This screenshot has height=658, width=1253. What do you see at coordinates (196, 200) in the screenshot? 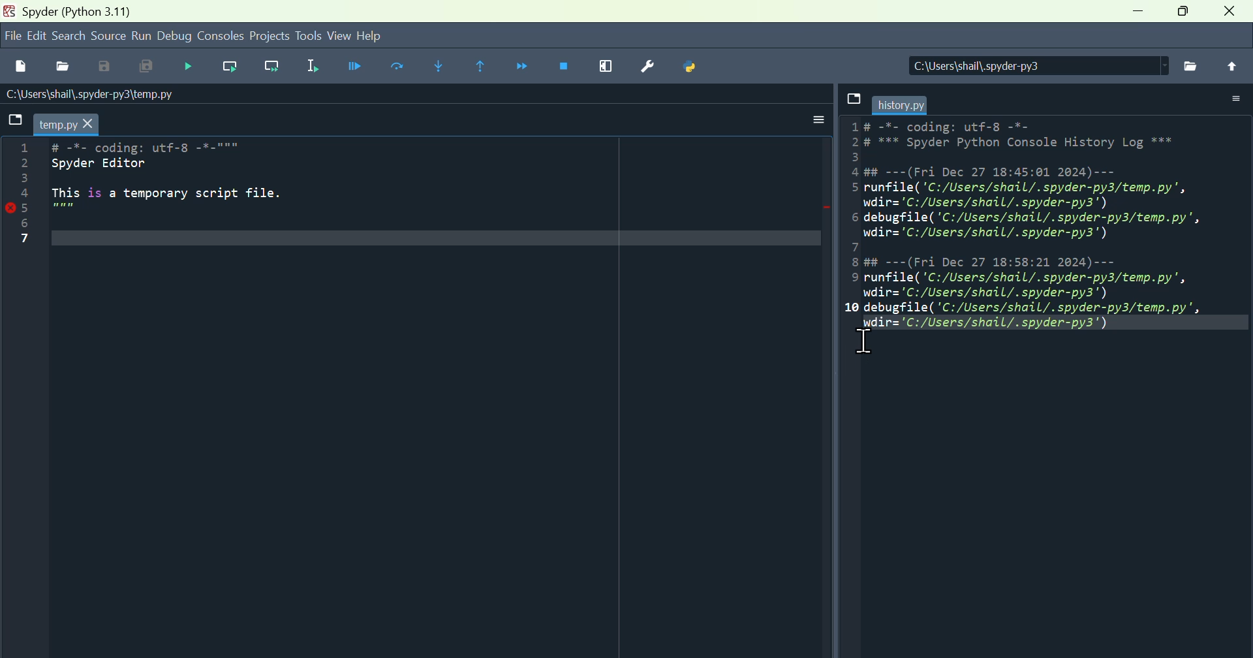
I see `code - # -*- coding: utf-8 -*-""" Spyder Editor  This is a temporary script file.` at bounding box center [196, 200].